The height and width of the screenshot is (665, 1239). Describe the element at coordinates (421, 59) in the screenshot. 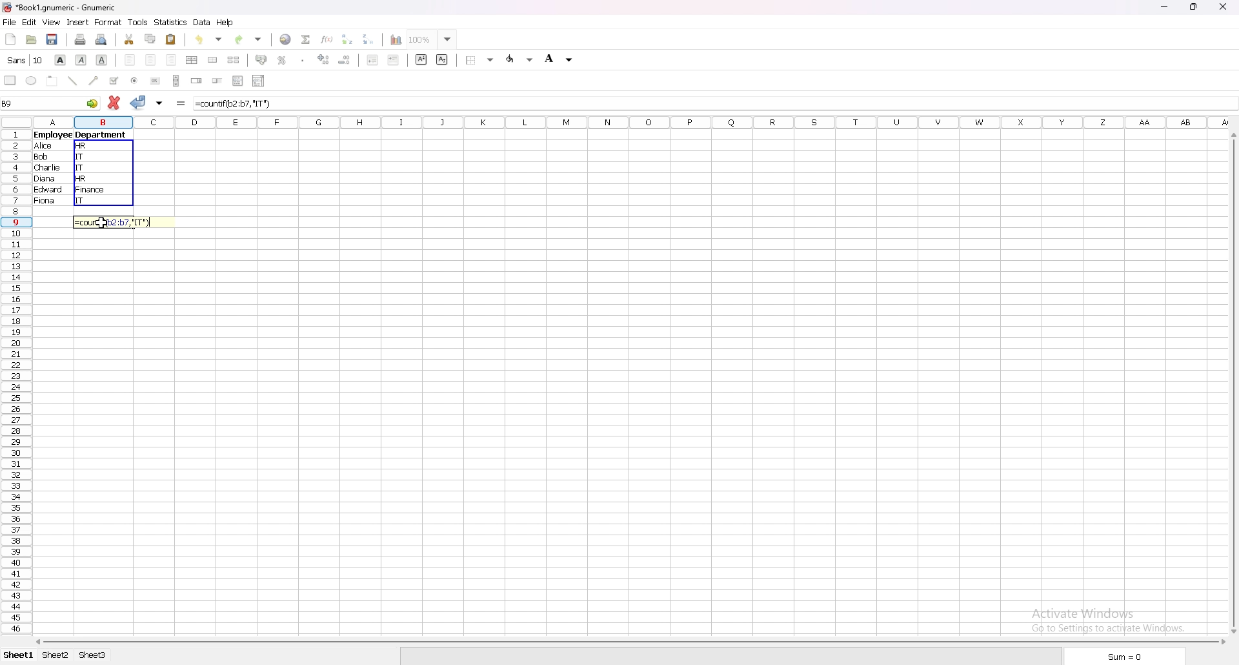

I see `superscript` at that location.